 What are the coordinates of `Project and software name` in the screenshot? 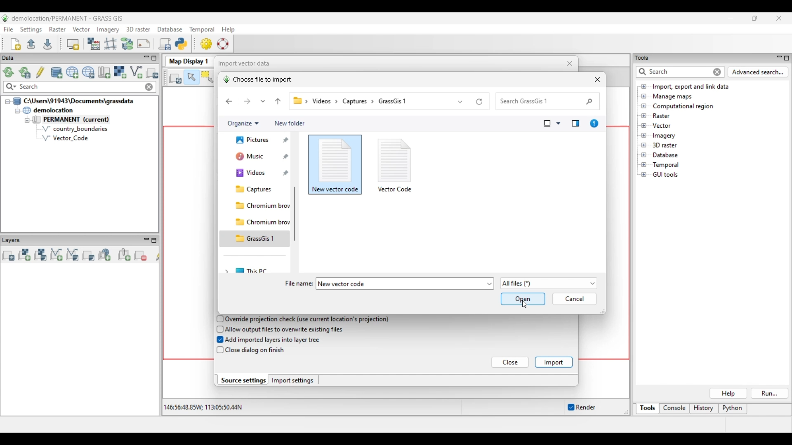 It's located at (68, 19).